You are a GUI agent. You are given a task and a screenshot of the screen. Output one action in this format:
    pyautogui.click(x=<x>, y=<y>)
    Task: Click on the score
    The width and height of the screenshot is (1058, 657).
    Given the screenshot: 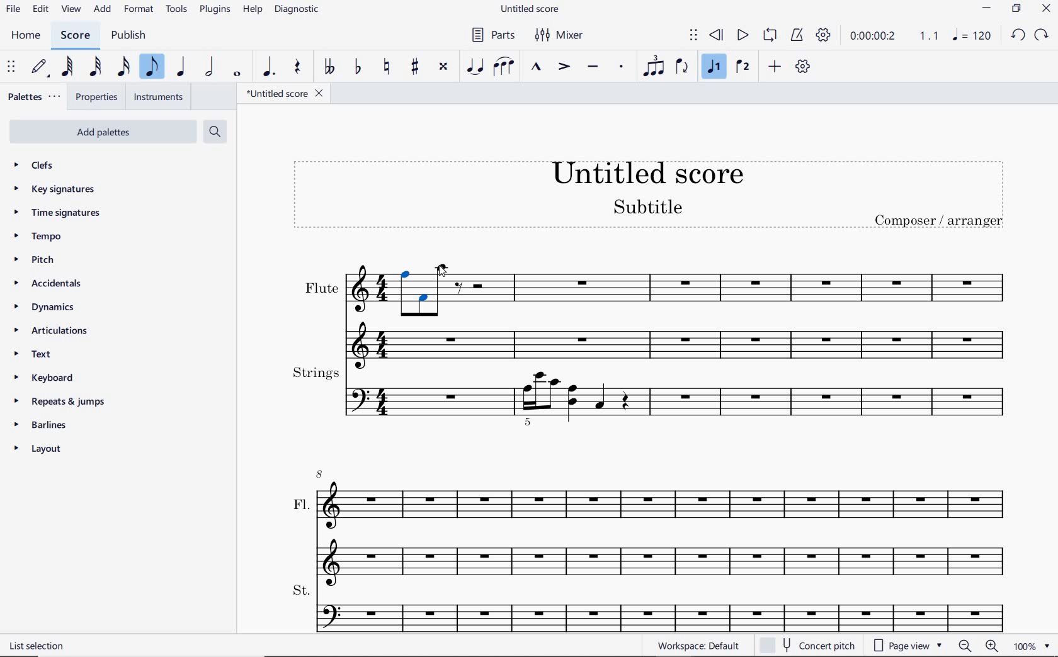 What is the action you would take?
    pyautogui.click(x=74, y=35)
    